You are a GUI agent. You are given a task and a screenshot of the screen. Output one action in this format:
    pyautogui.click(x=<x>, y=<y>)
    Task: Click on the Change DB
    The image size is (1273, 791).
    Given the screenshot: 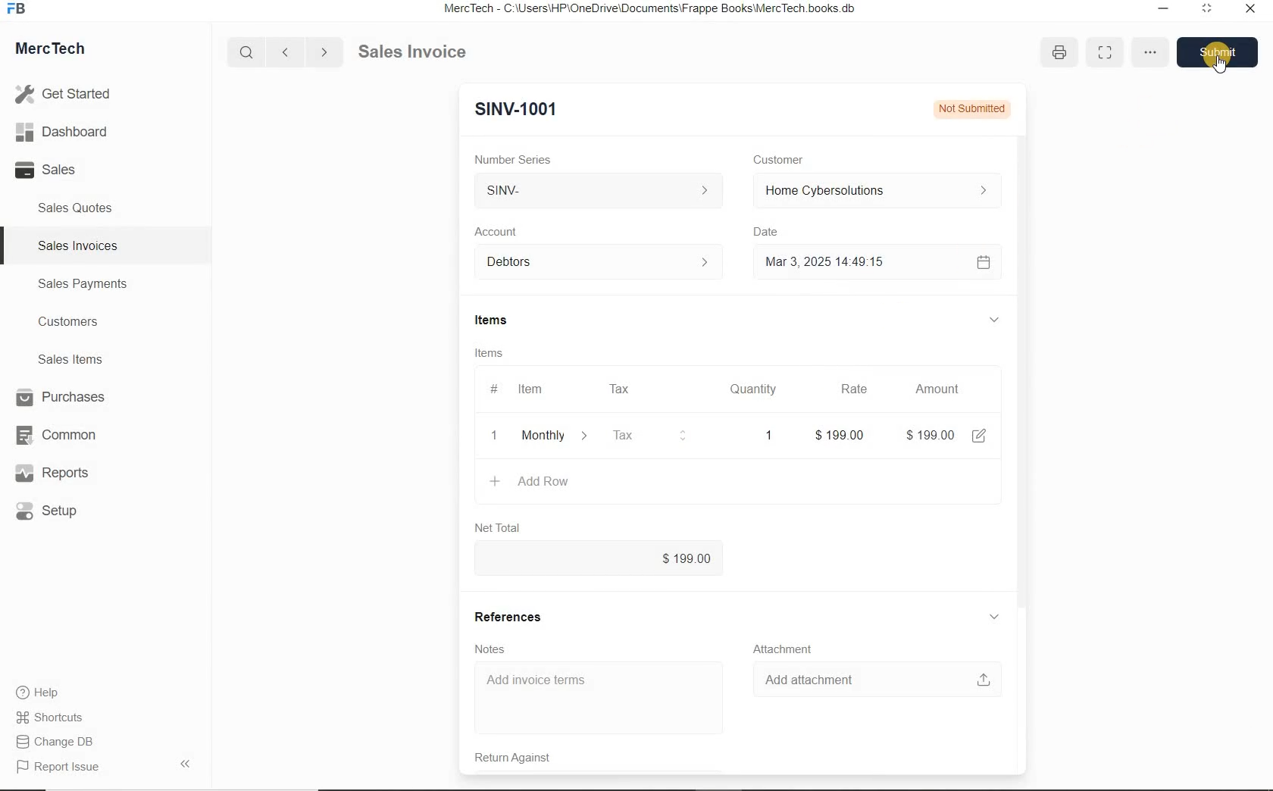 What is the action you would take?
    pyautogui.click(x=57, y=742)
    